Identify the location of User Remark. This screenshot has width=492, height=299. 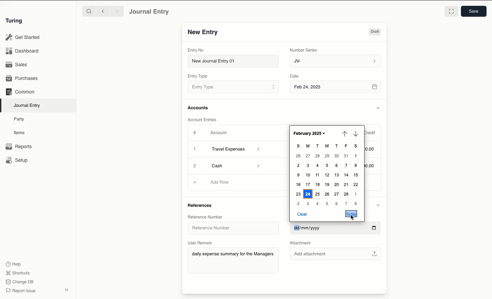
(200, 243).